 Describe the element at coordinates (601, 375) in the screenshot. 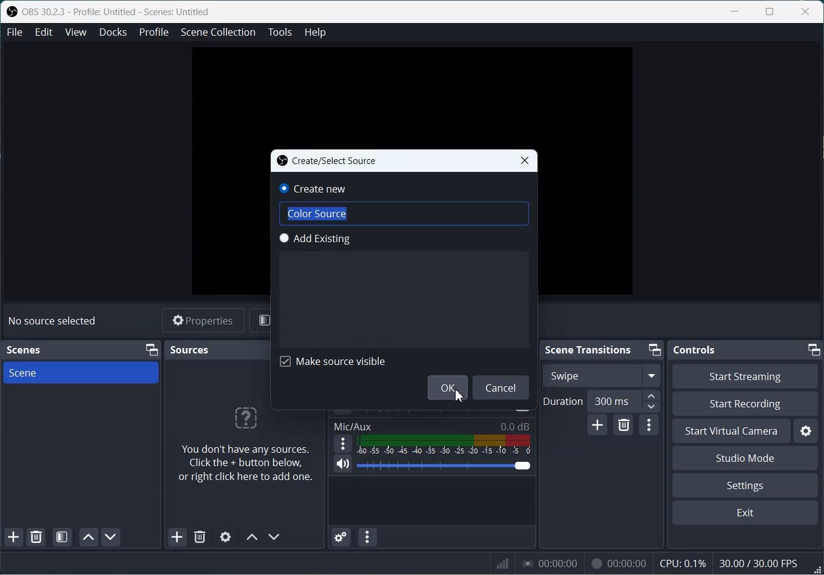

I see `Swipe` at that location.